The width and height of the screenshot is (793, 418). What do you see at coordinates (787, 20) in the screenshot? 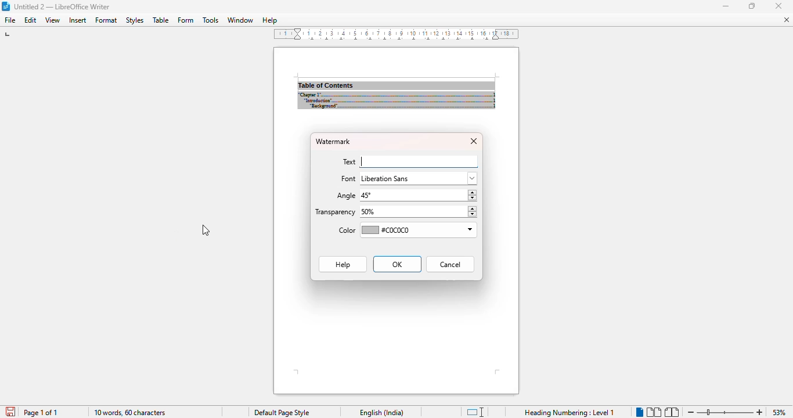
I see `close document` at bounding box center [787, 20].